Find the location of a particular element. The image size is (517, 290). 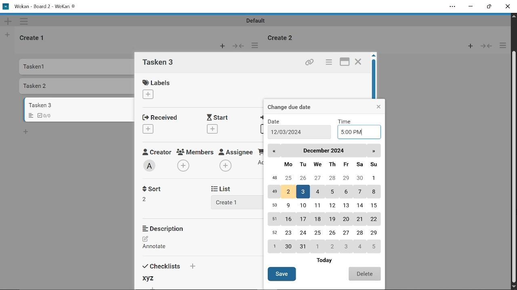

Add card bottom to the list is located at coordinates (25, 132).